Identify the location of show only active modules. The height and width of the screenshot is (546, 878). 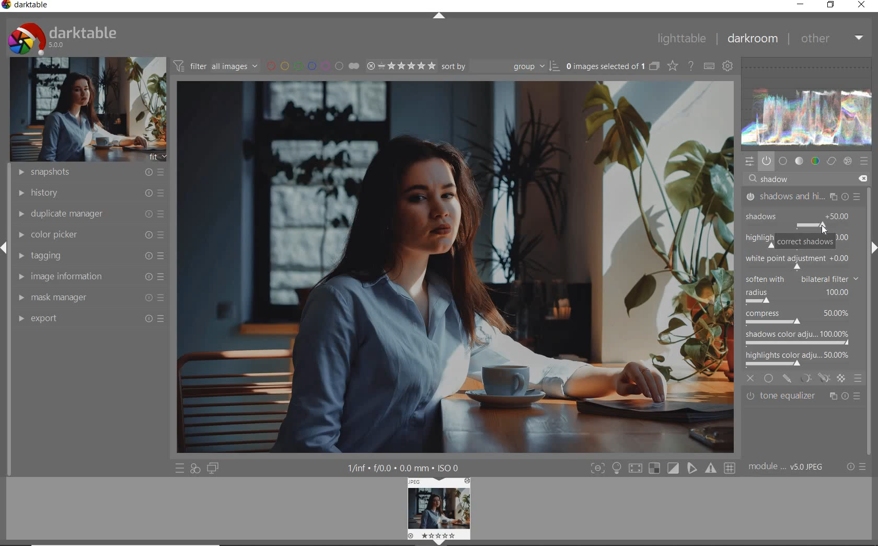
(767, 161).